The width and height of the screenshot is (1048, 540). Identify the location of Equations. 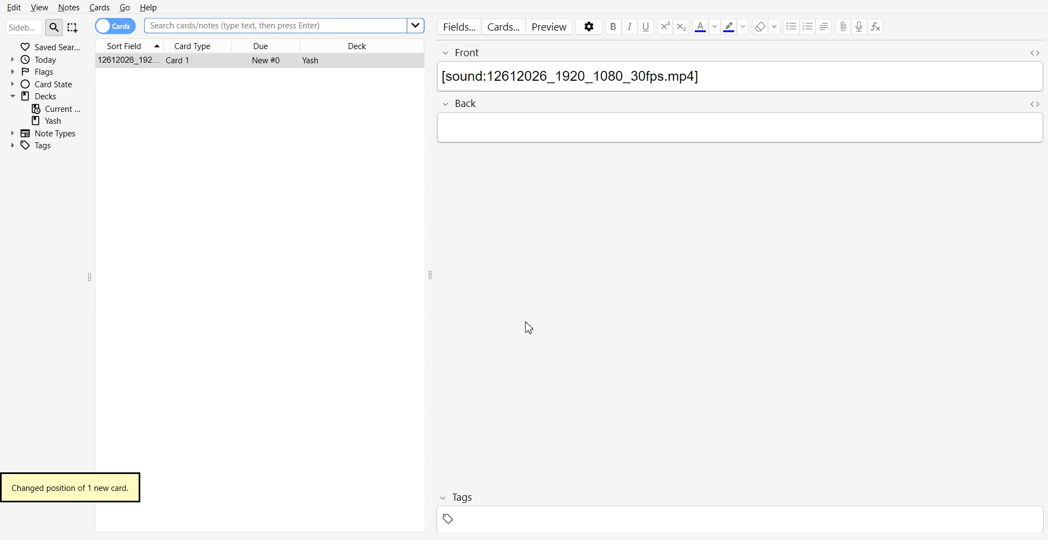
(876, 27).